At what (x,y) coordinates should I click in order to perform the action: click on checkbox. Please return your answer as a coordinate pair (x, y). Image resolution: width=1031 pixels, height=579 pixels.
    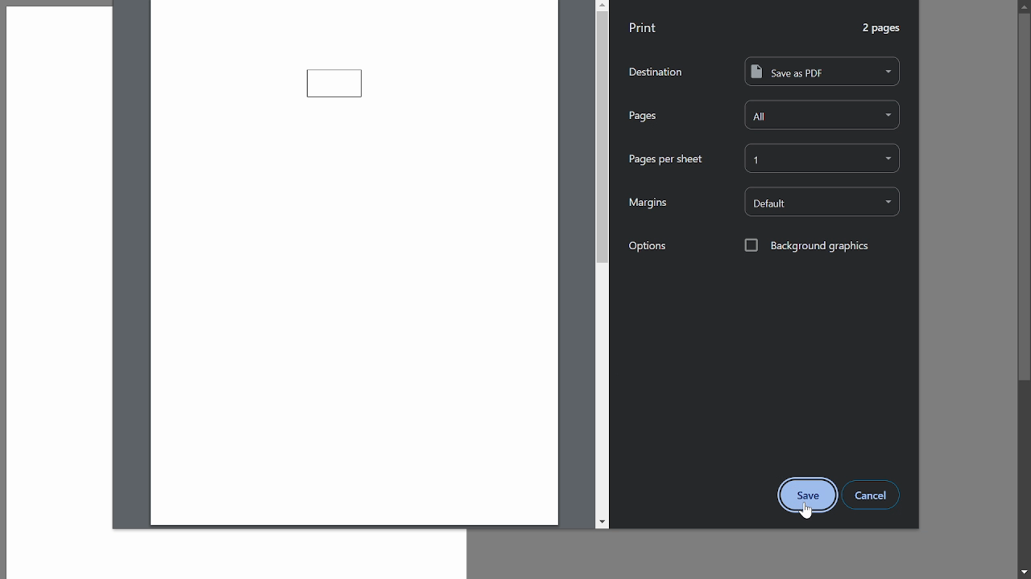
    Looking at the image, I should click on (746, 244).